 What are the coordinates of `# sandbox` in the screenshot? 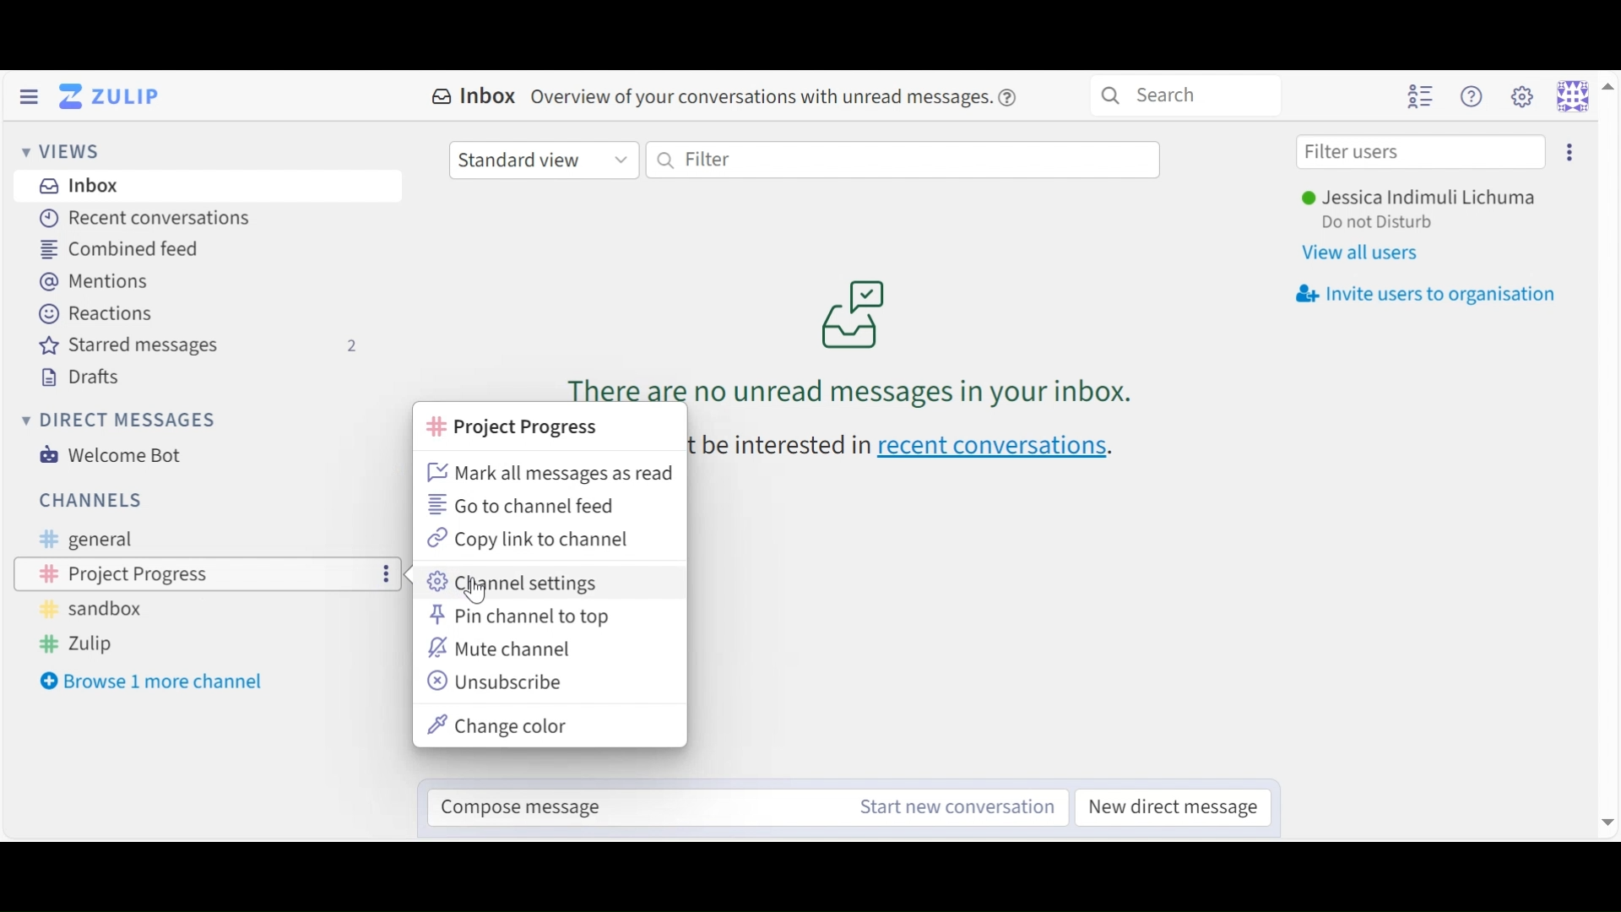 It's located at (91, 611).